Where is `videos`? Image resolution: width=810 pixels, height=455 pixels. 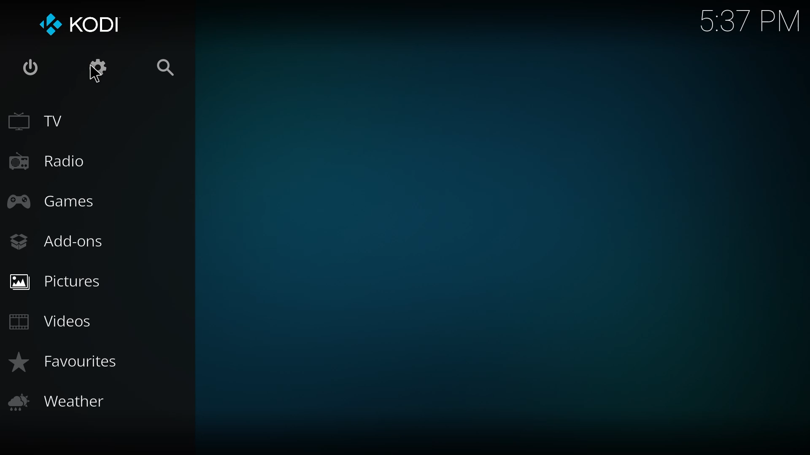
videos is located at coordinates (53, 322).